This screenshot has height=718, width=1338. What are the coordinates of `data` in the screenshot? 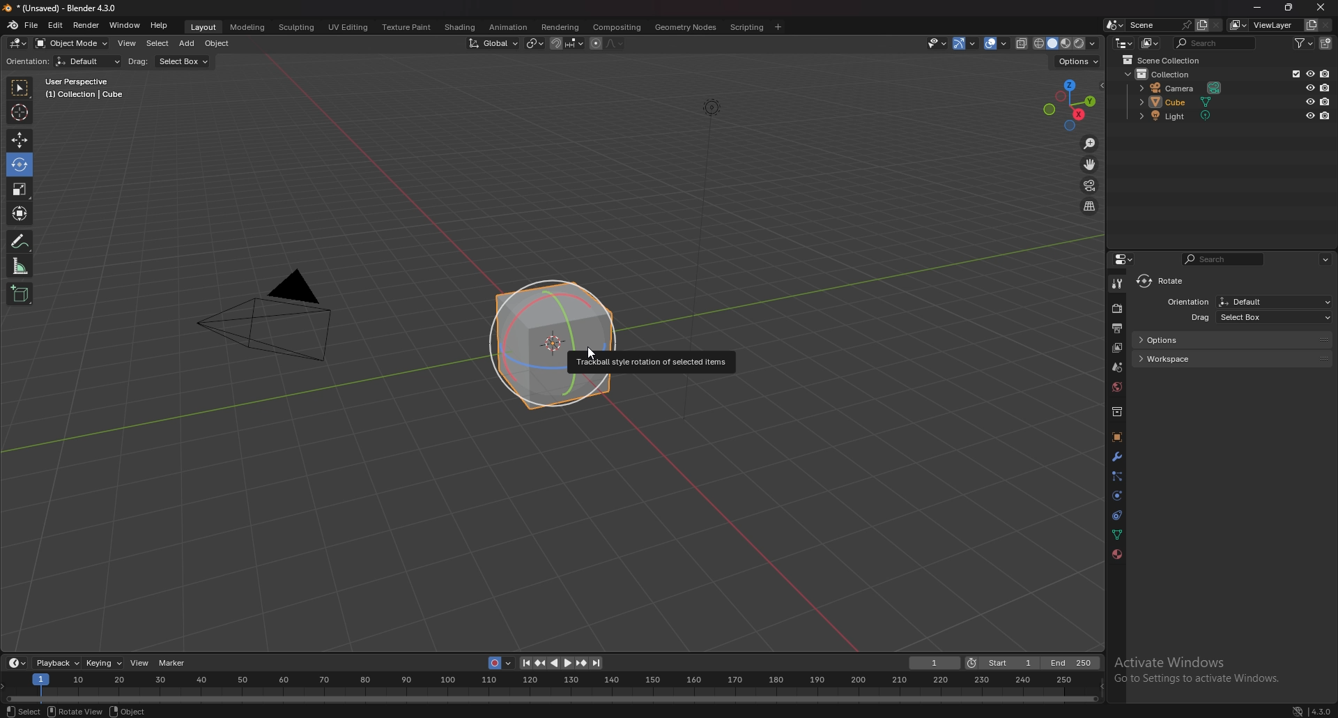 It's located at (1118, 533).